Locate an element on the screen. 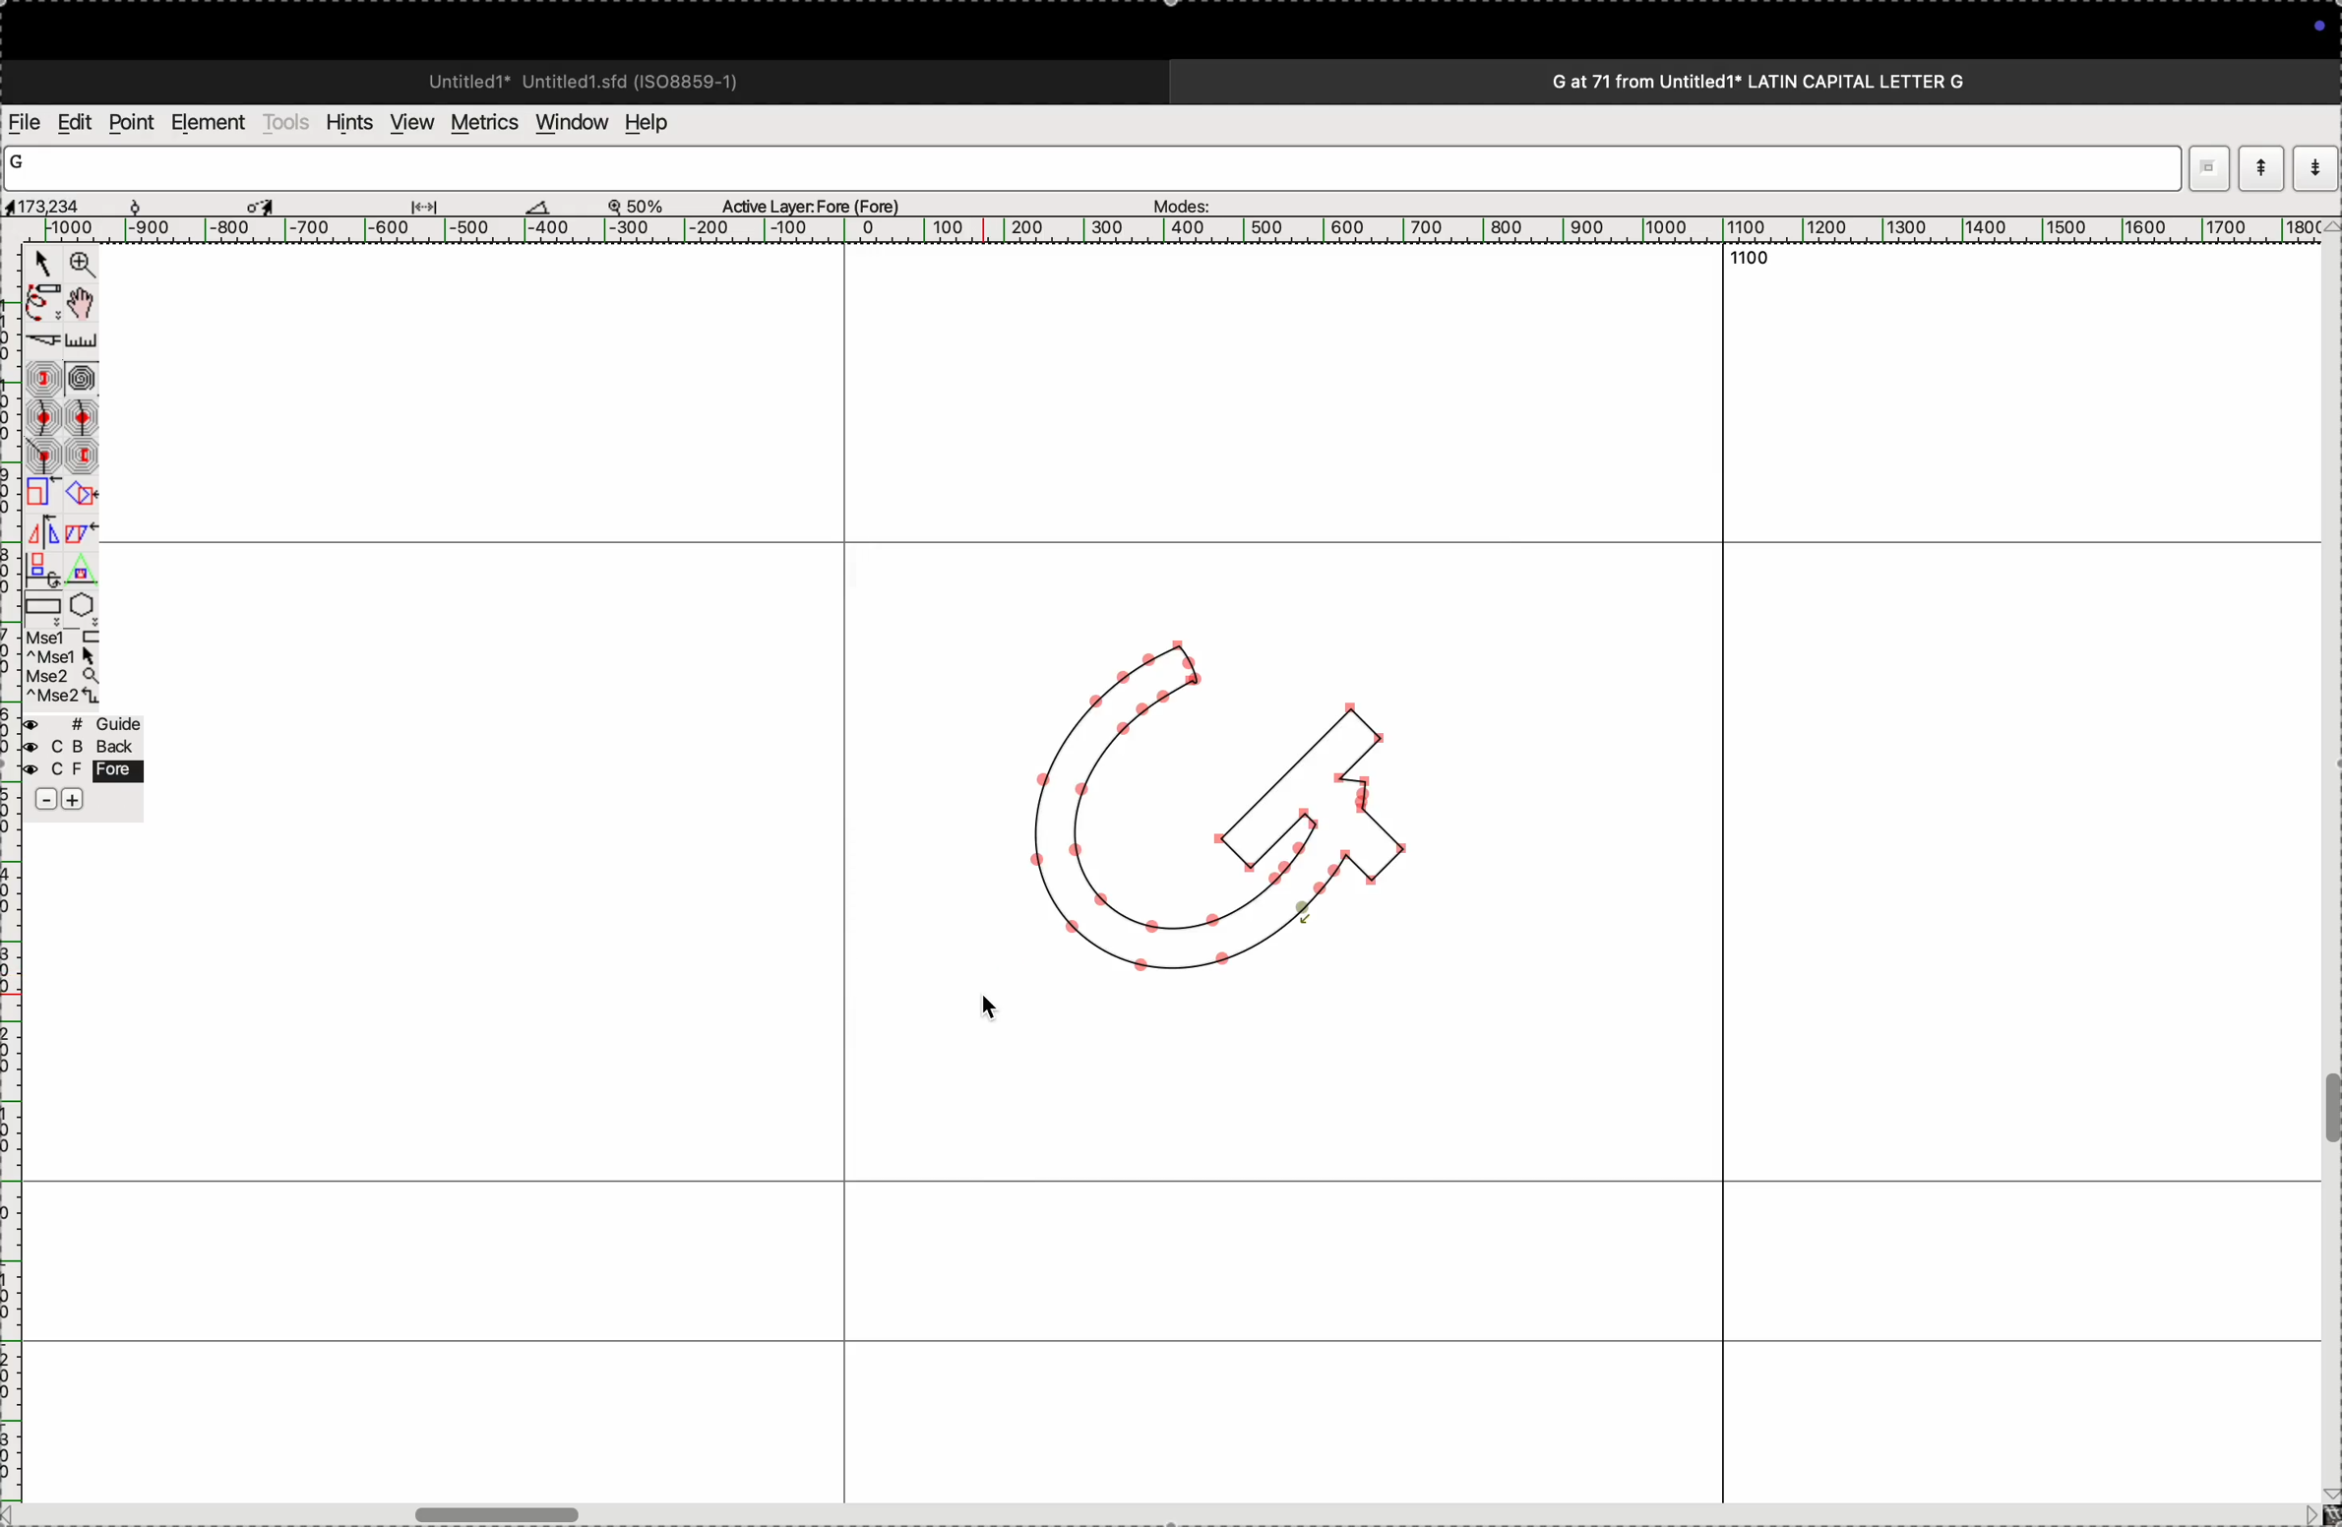  Zoom is located at coordinates (81, 265).